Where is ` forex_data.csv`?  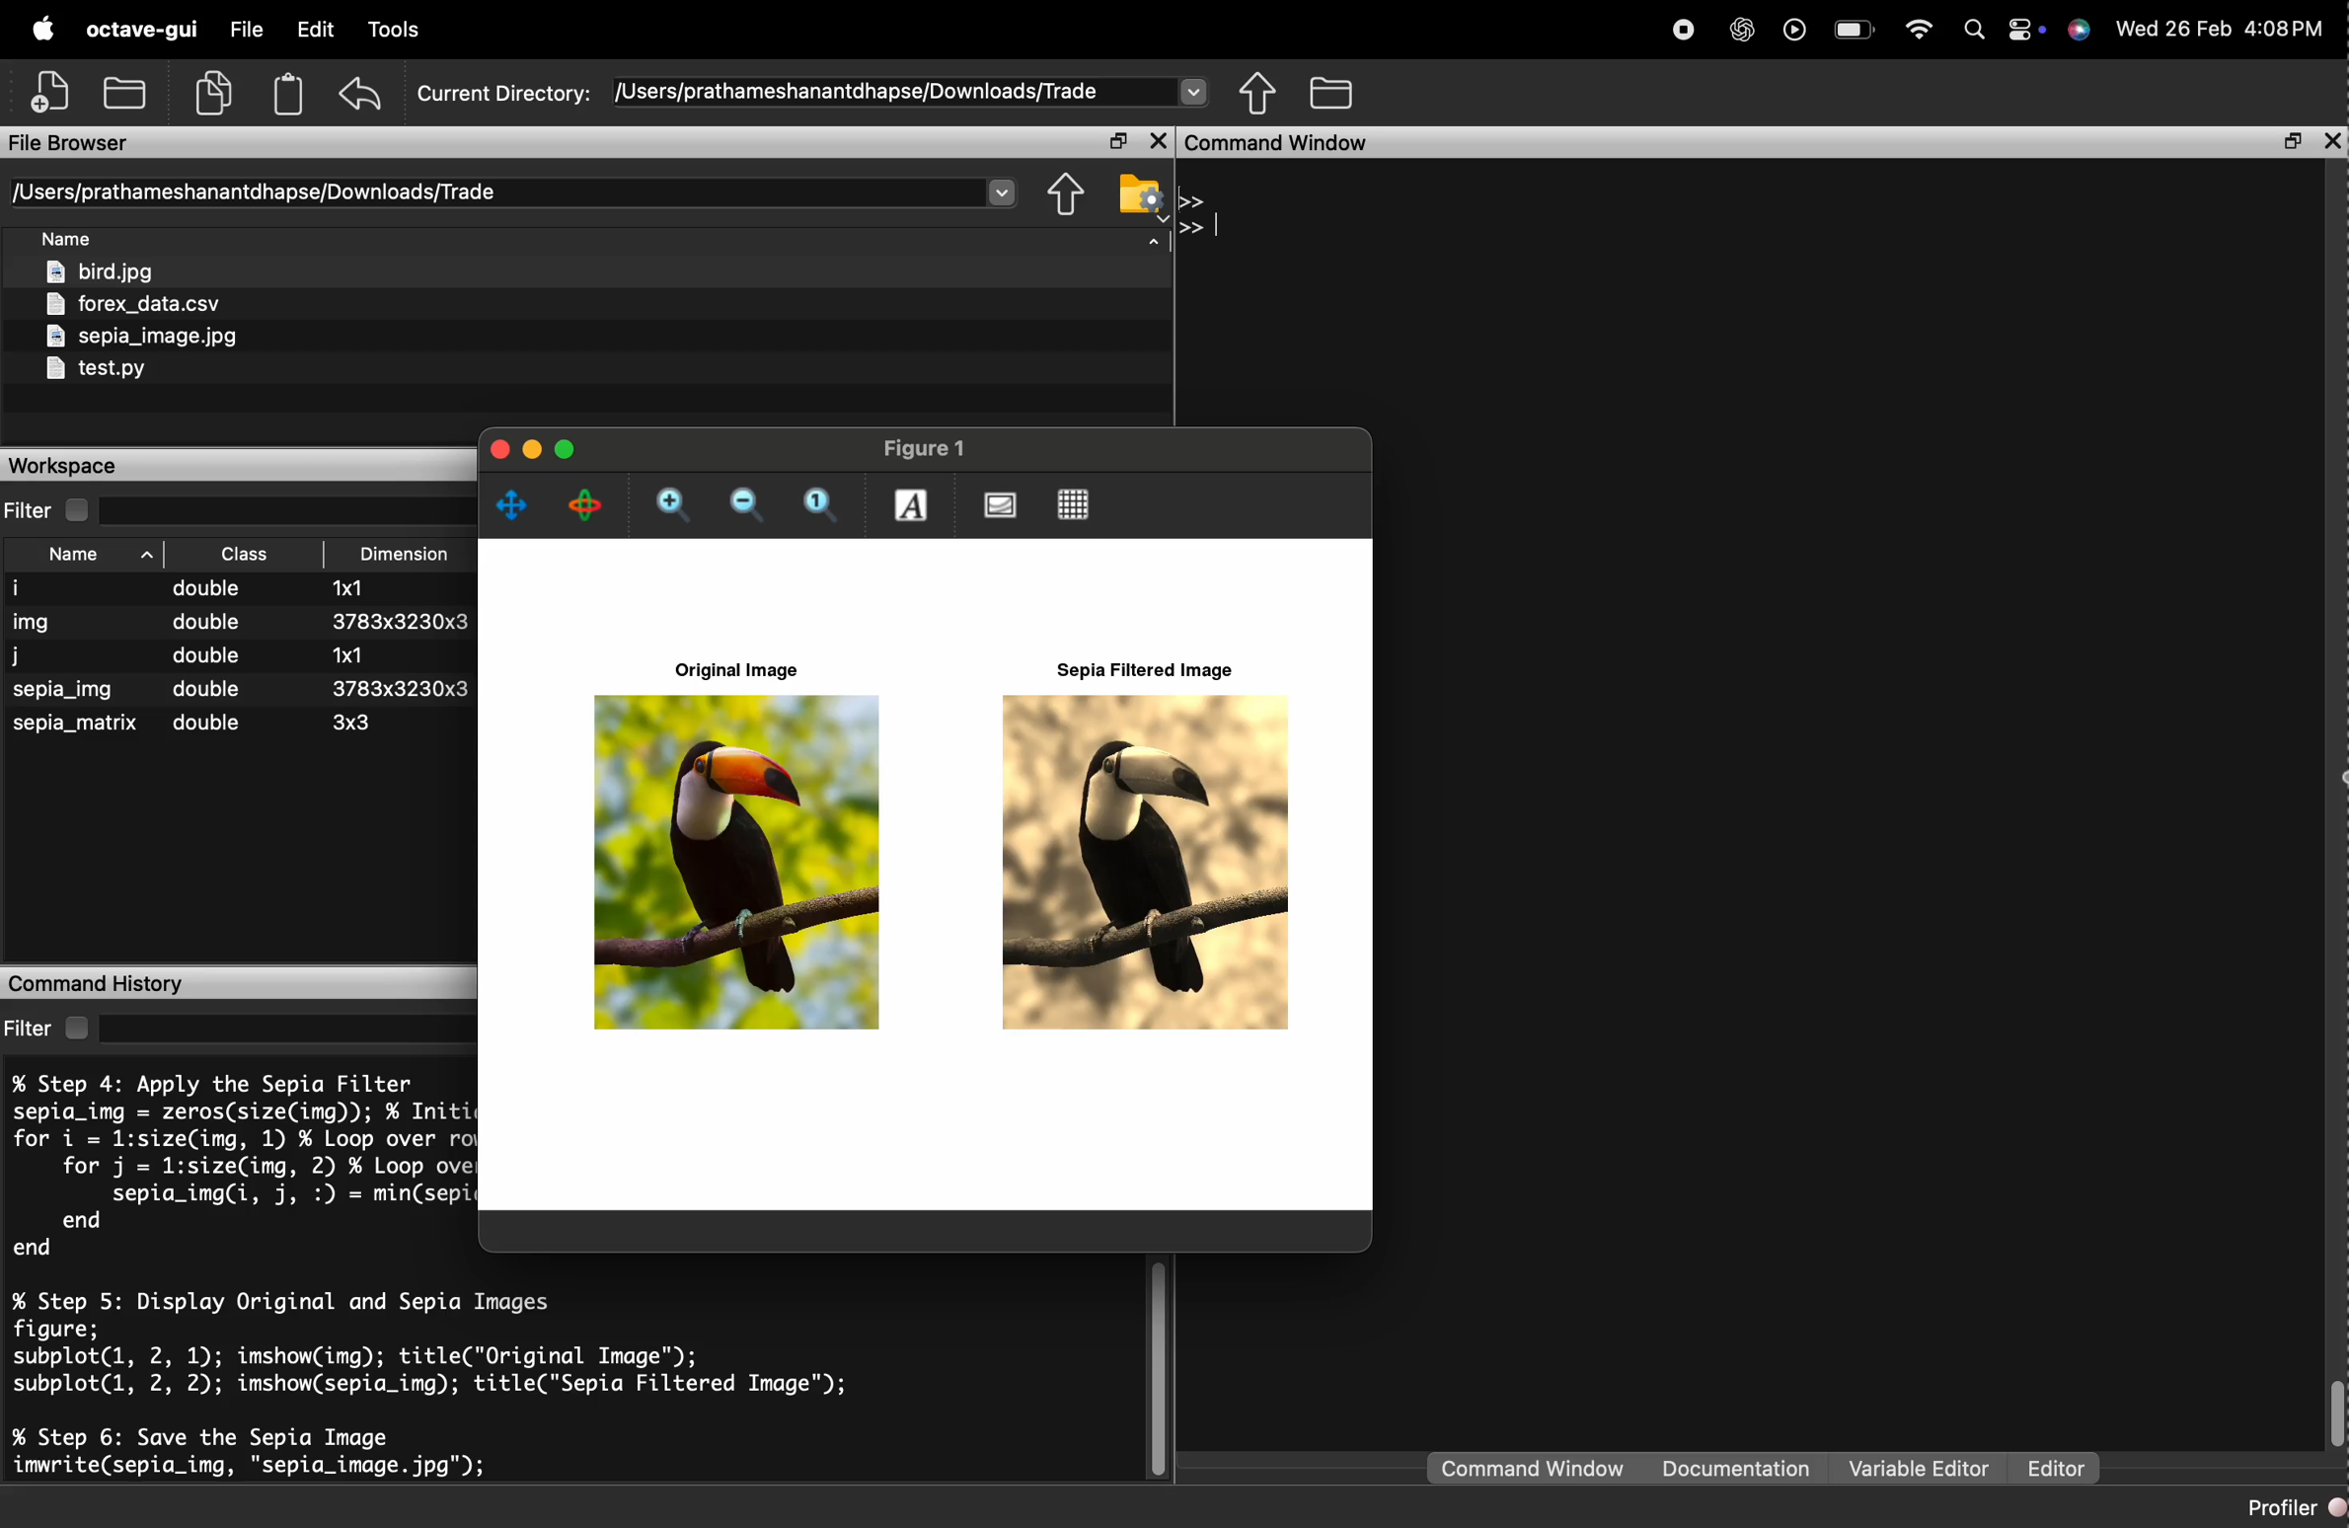  forex_data.csv is located at coordinates (132, 302).